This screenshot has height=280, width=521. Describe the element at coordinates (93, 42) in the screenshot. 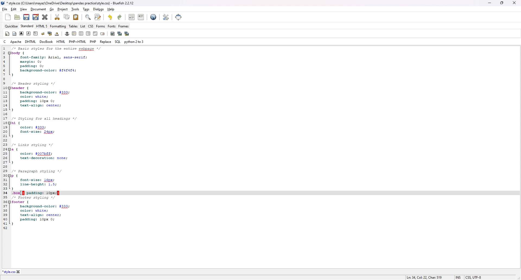

I see `php` at that location.